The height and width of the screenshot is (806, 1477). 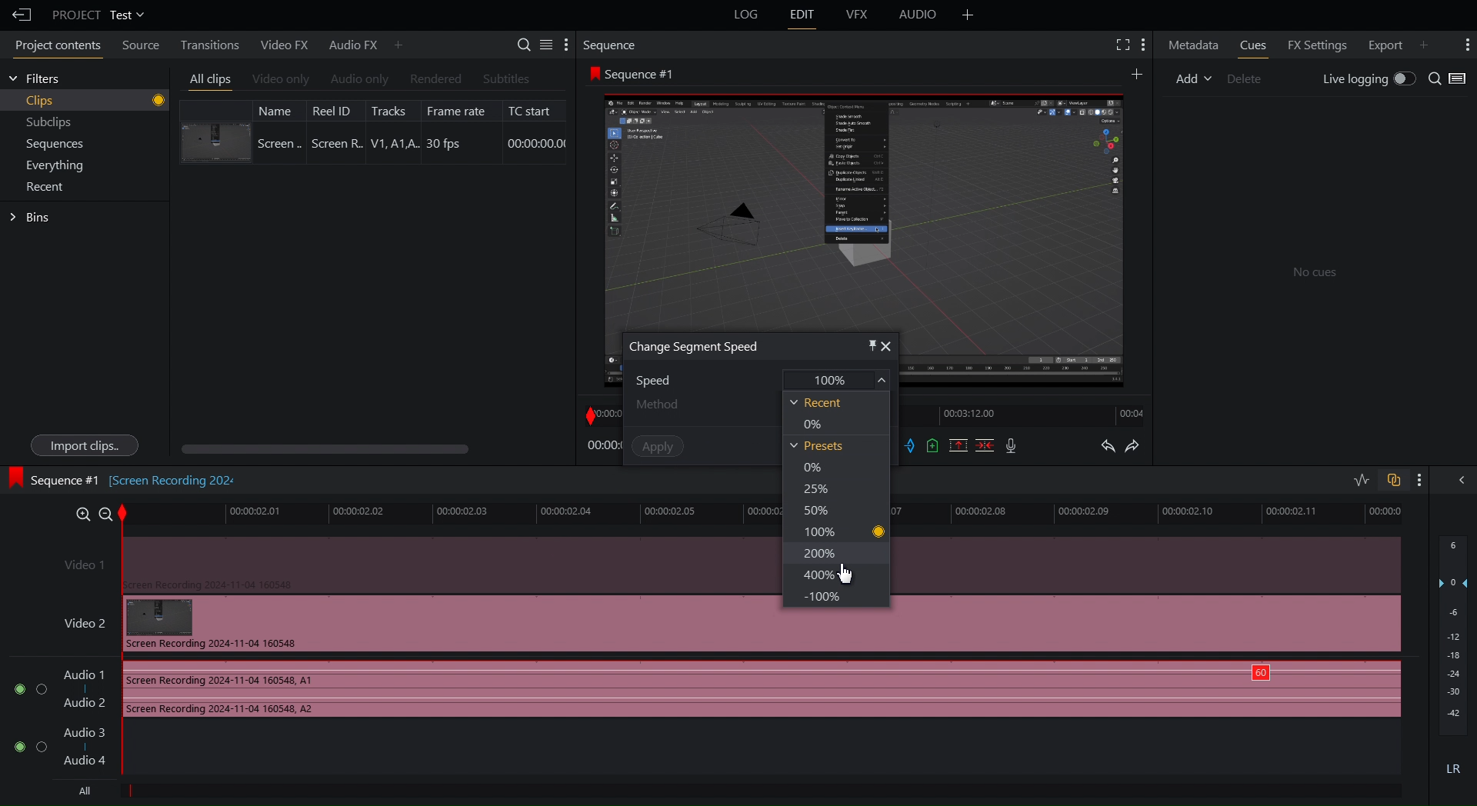 What do you see at coordinates (603, 446) in the screenshot?
I see `Timestamp` at bounding box center [603, 446].